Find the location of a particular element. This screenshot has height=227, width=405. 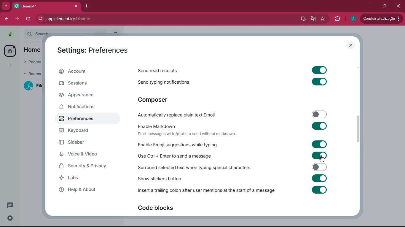

labs is located at coordinates (84, 178).